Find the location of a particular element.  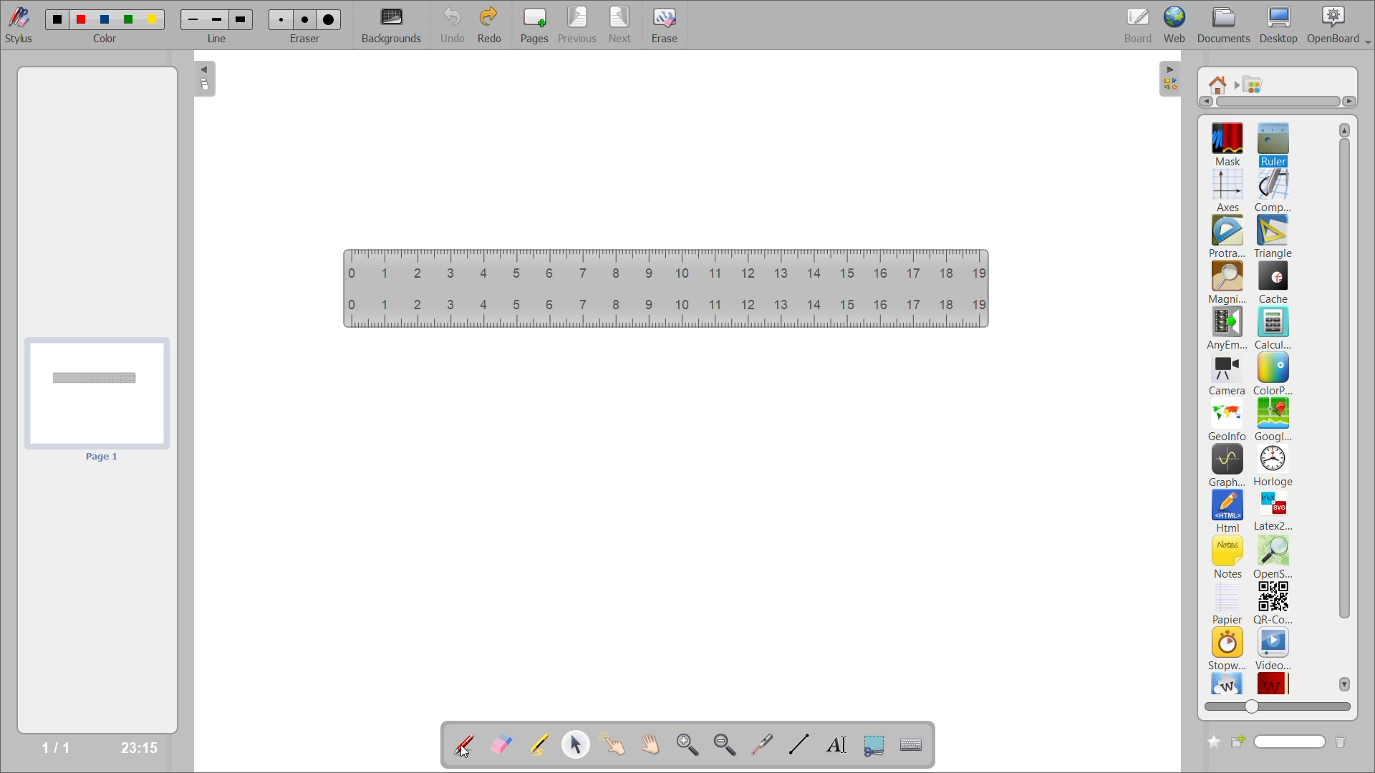

magnifier is located at coordinates (1227, 283).